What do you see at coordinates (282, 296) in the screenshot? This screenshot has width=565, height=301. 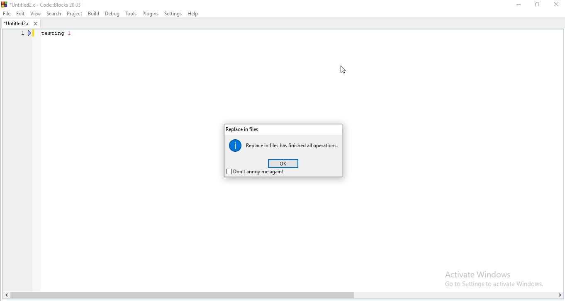 I see `scroll bar` at bounding box center [282, 296].